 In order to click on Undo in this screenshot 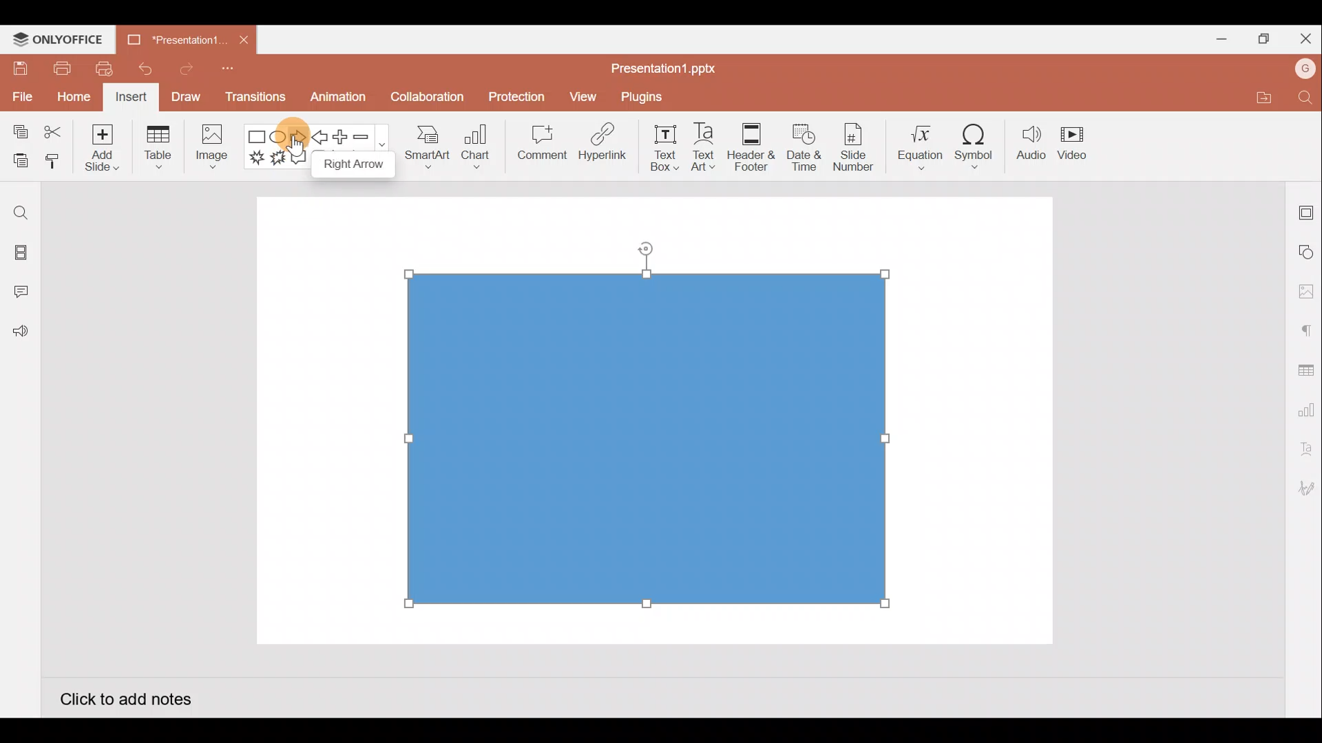, I will do `click(140, 69)`.